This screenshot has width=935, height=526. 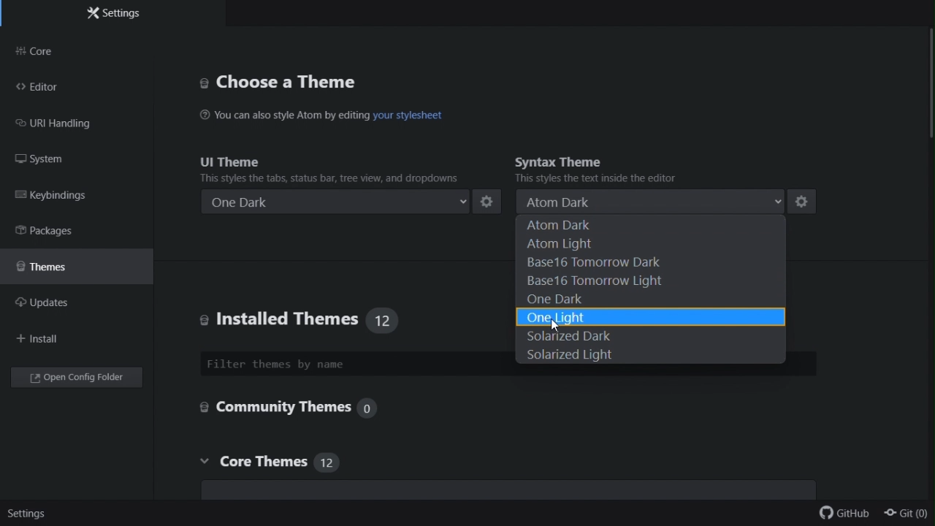 I want to click on FREE TRIAL EXPIREDsystem, so click(x=44, y=156).